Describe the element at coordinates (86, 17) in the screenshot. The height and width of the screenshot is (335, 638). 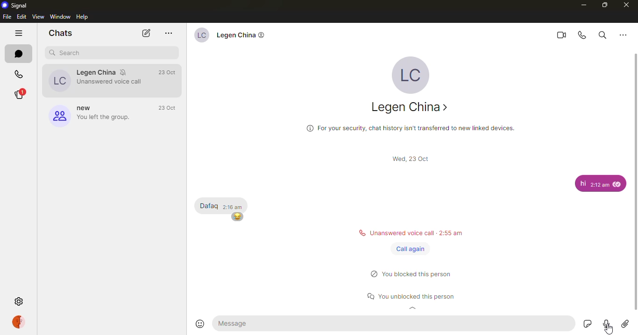
I see `help` at that location.